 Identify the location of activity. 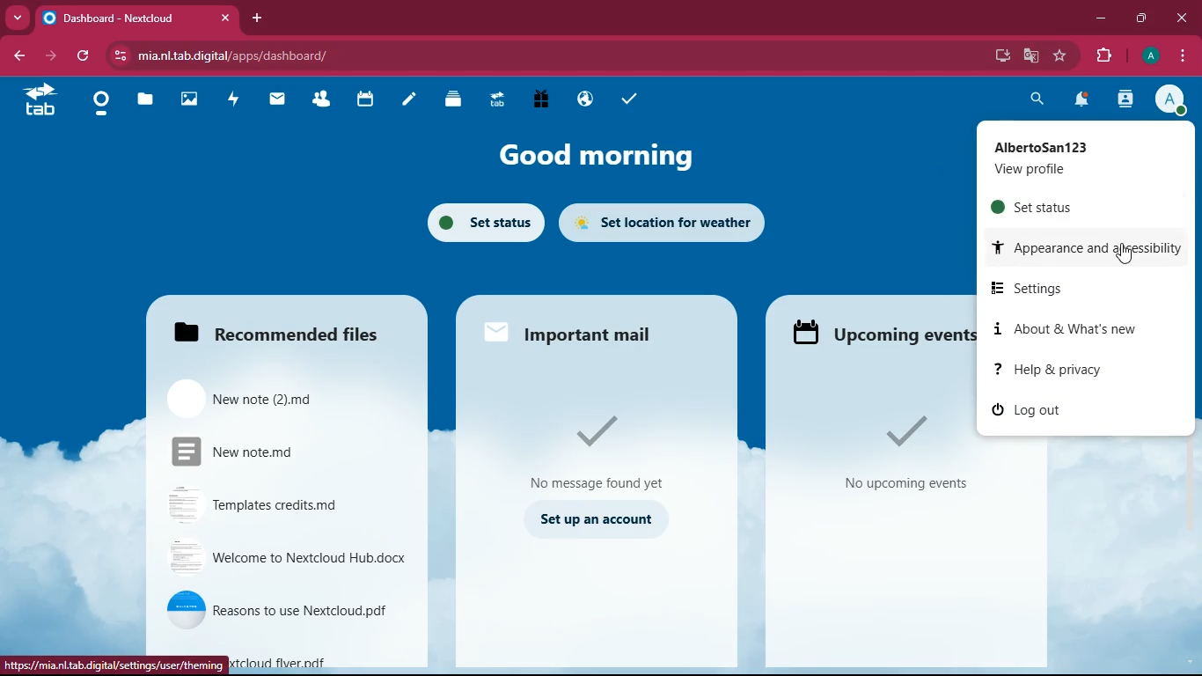
(1124, 101).